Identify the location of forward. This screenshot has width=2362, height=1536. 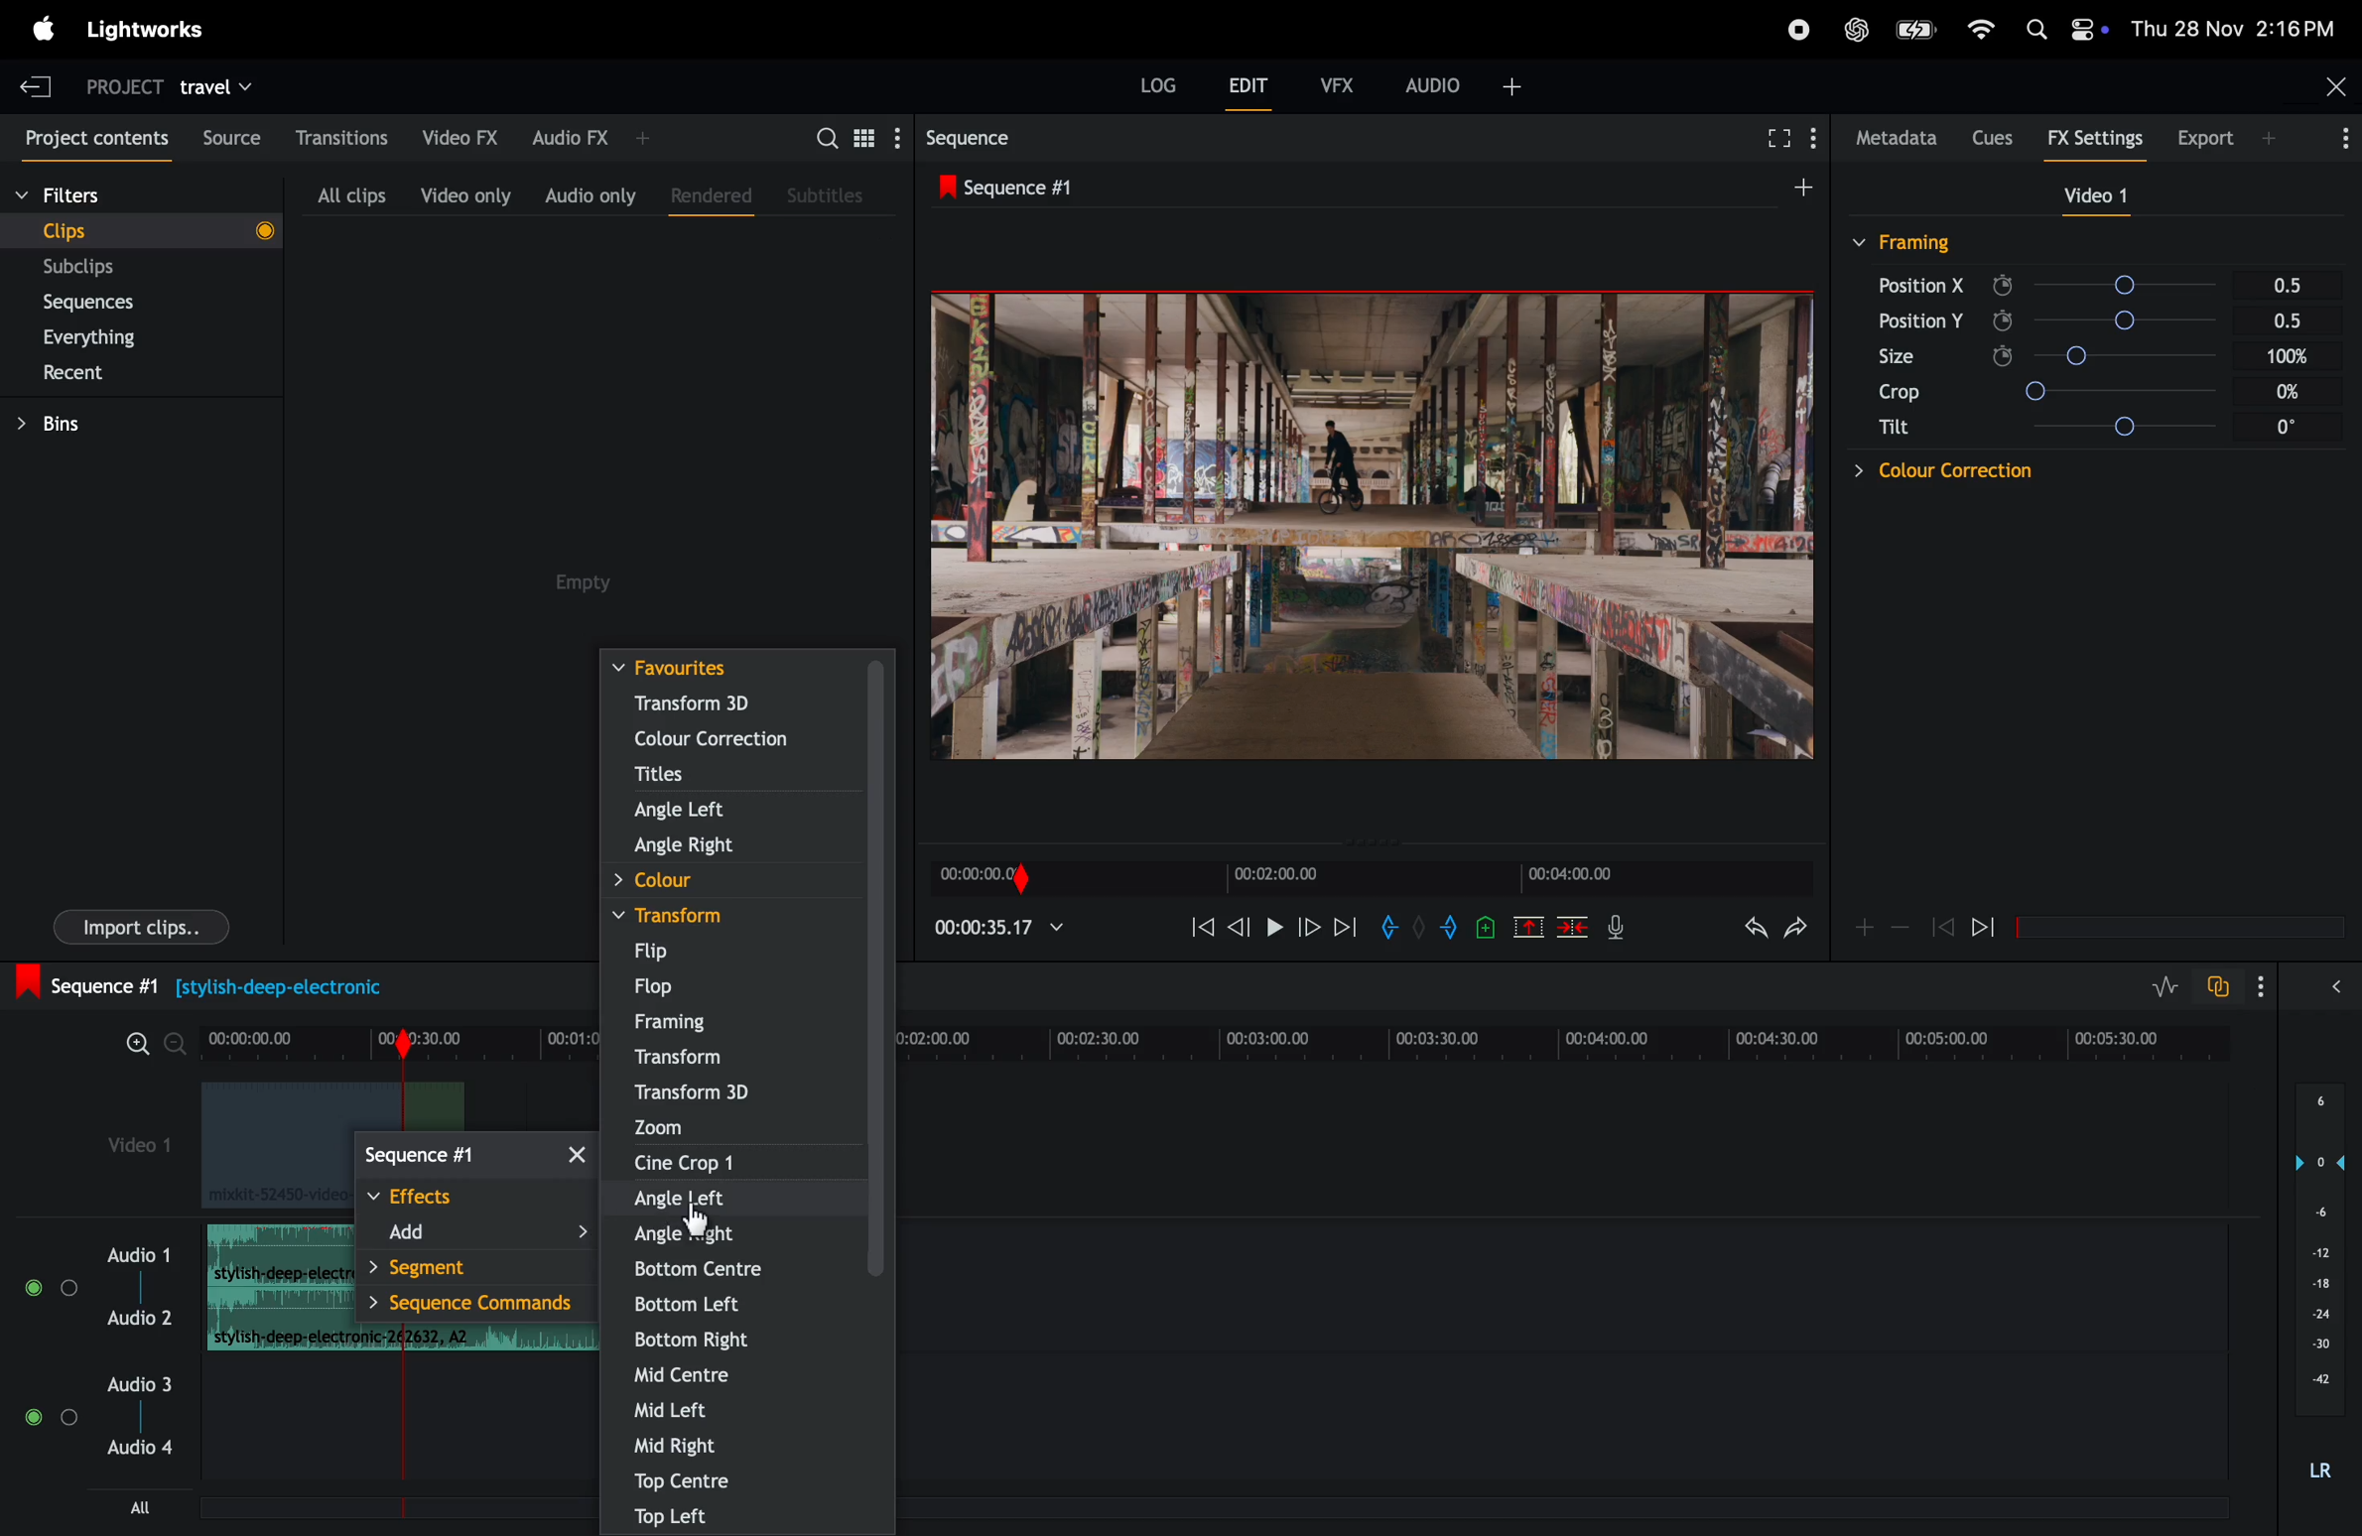
(1344, 927).